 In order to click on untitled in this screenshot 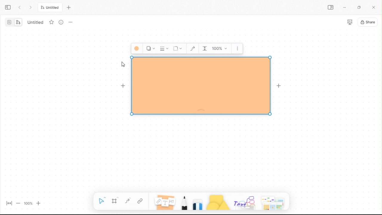, I will do `click(35, 22)`.